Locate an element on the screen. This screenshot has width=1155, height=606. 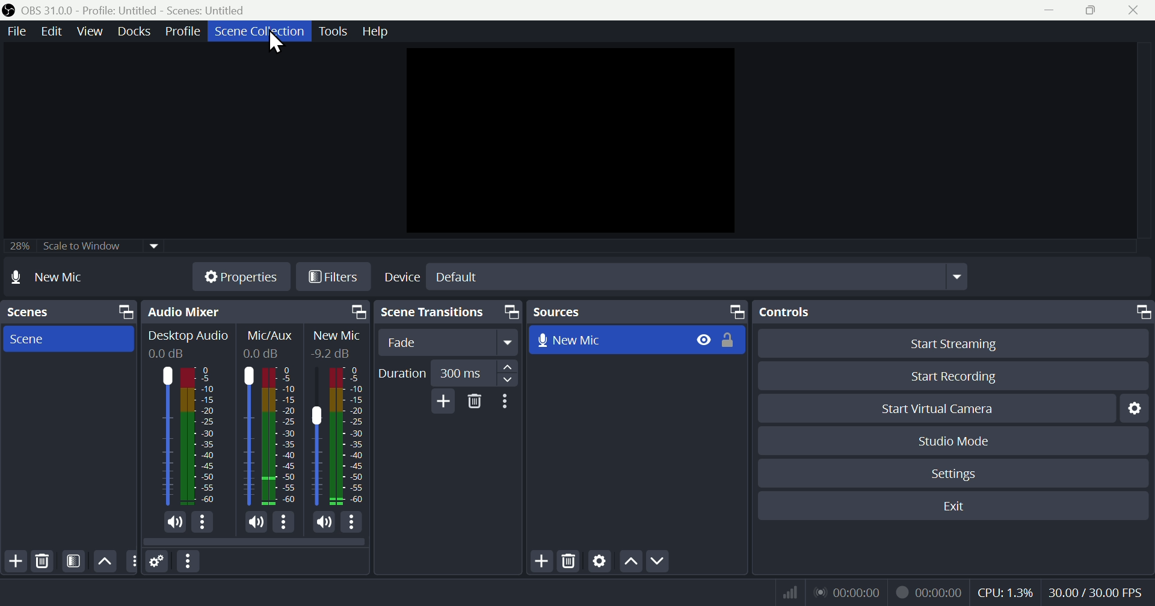
0.0dB is located at coordinates (171, 353).